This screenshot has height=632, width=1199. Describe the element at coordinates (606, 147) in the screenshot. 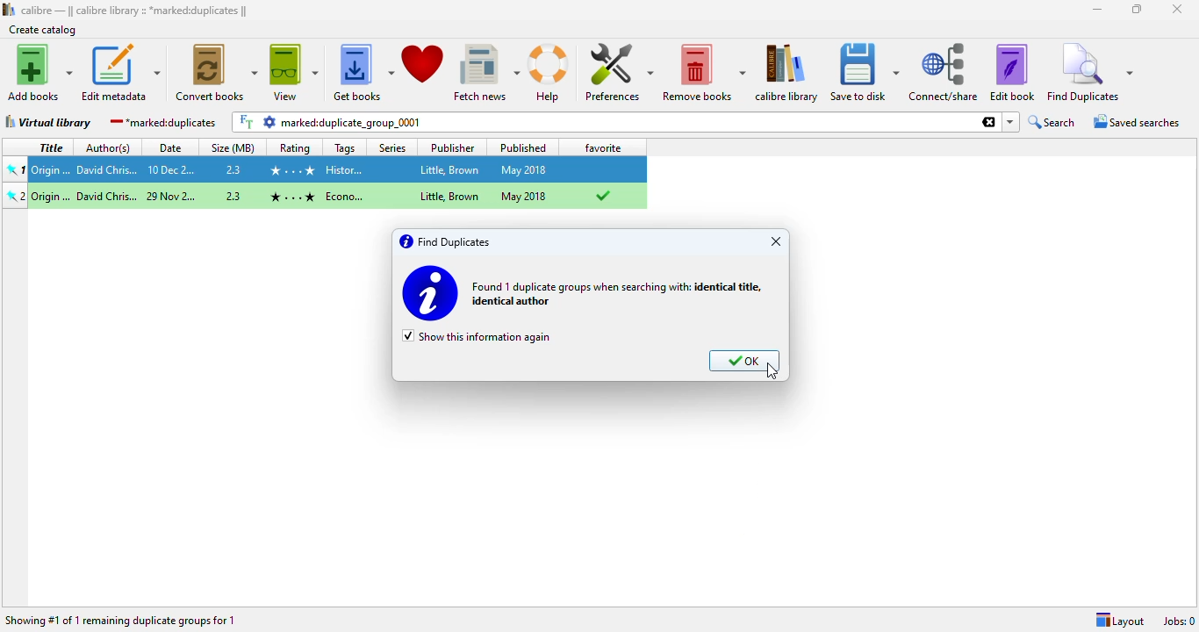

I see `favorite` at that location.